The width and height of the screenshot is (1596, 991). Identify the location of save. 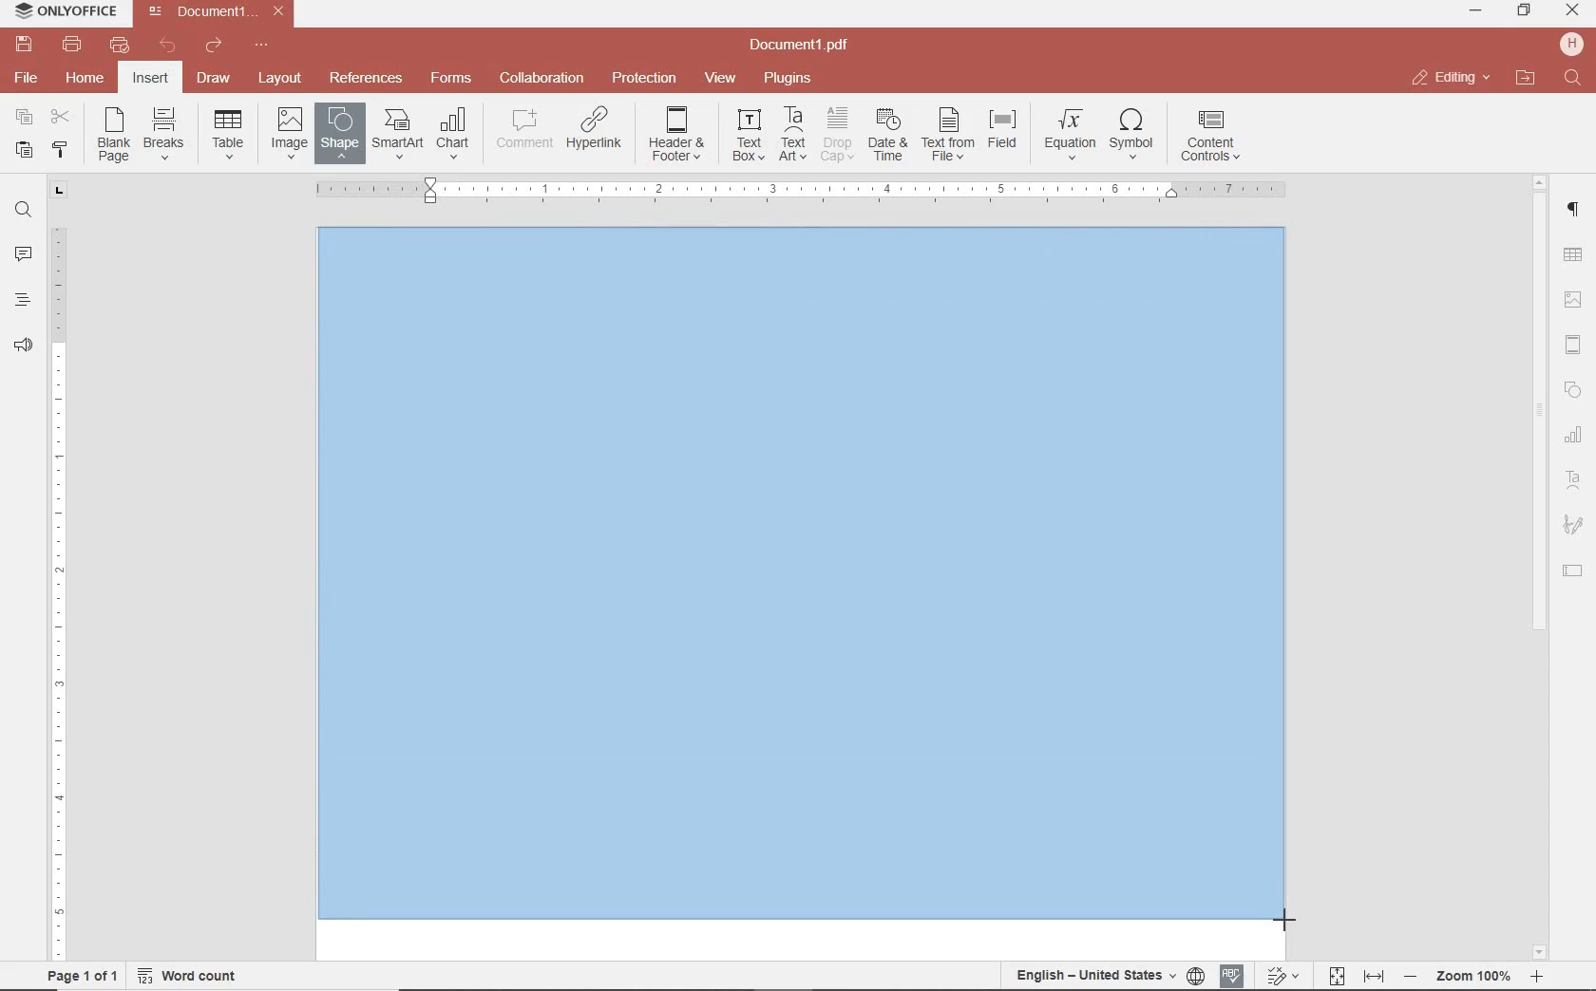
(22, 45).